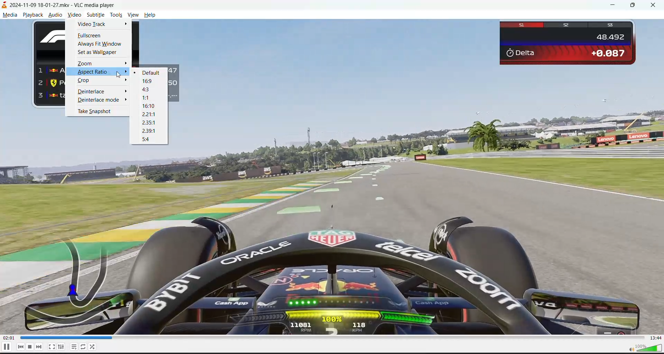 Image resolution: width=664 pixels, height=354 pixels. I want to click on total track time, so click(655, 338).